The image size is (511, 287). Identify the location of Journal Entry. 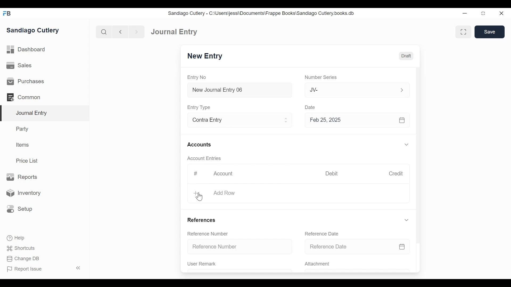
(45, 113).